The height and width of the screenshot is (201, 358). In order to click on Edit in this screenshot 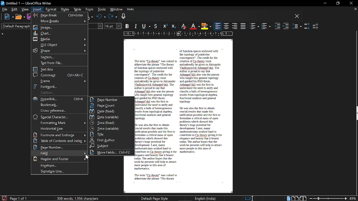, I will do `click(15, 9)`.